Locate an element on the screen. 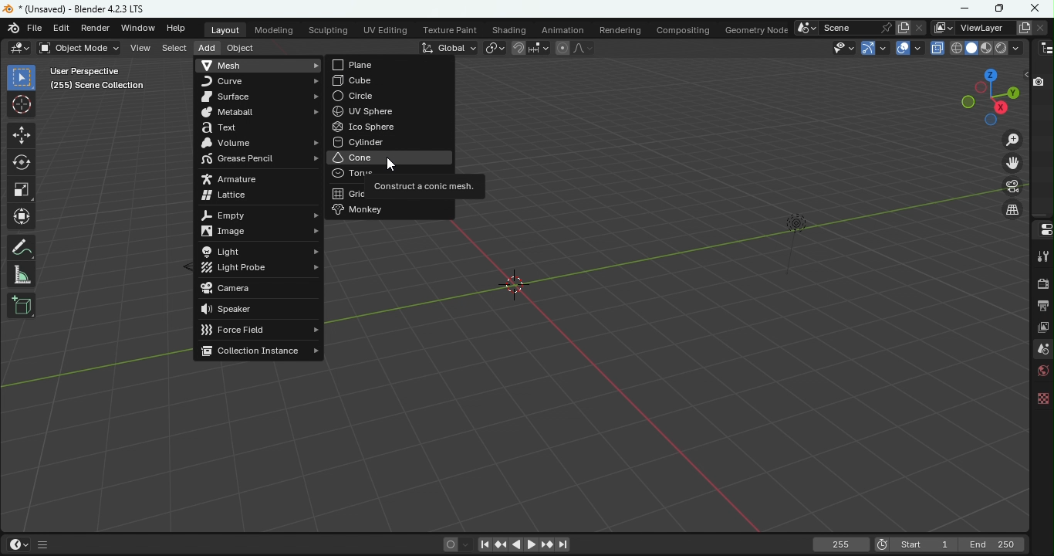 The image size is (1054, 556). Name is located at coordinates (846, 28).